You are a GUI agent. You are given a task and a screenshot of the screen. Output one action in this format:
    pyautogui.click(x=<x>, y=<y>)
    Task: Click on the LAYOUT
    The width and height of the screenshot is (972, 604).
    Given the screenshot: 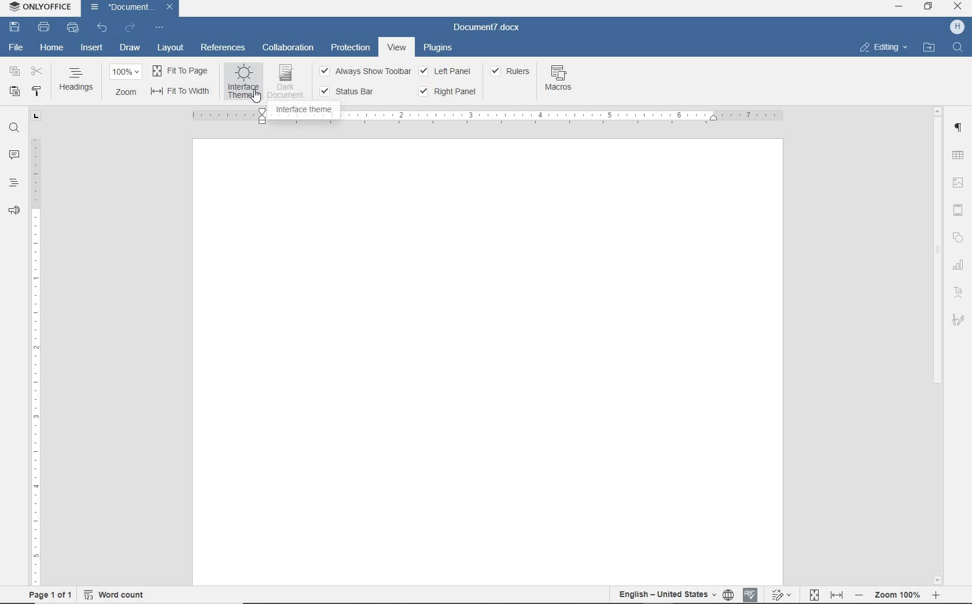 What is the action you would take?
    pyautogui.click(x=171, y=49)
    